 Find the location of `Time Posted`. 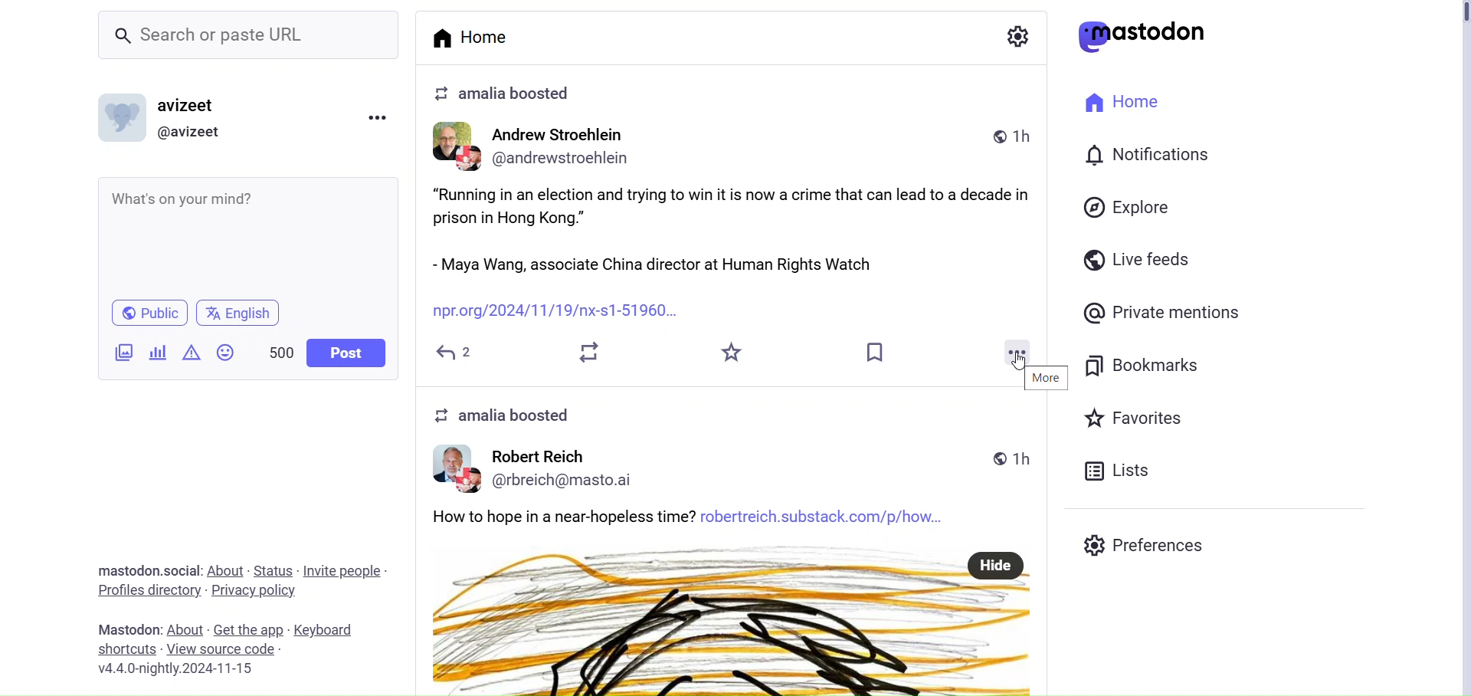

Time Posted is located at coordinates (1012, 455).